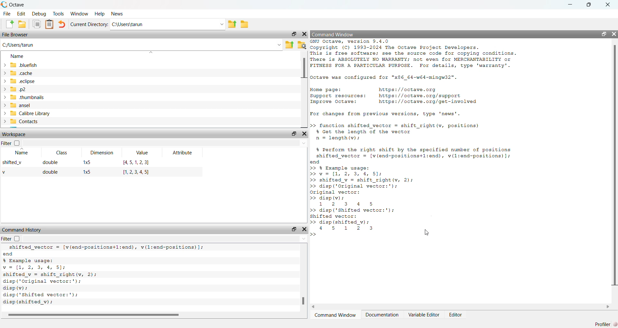 The image size is (618, 328). I want to click on command window, so click(338, 34).